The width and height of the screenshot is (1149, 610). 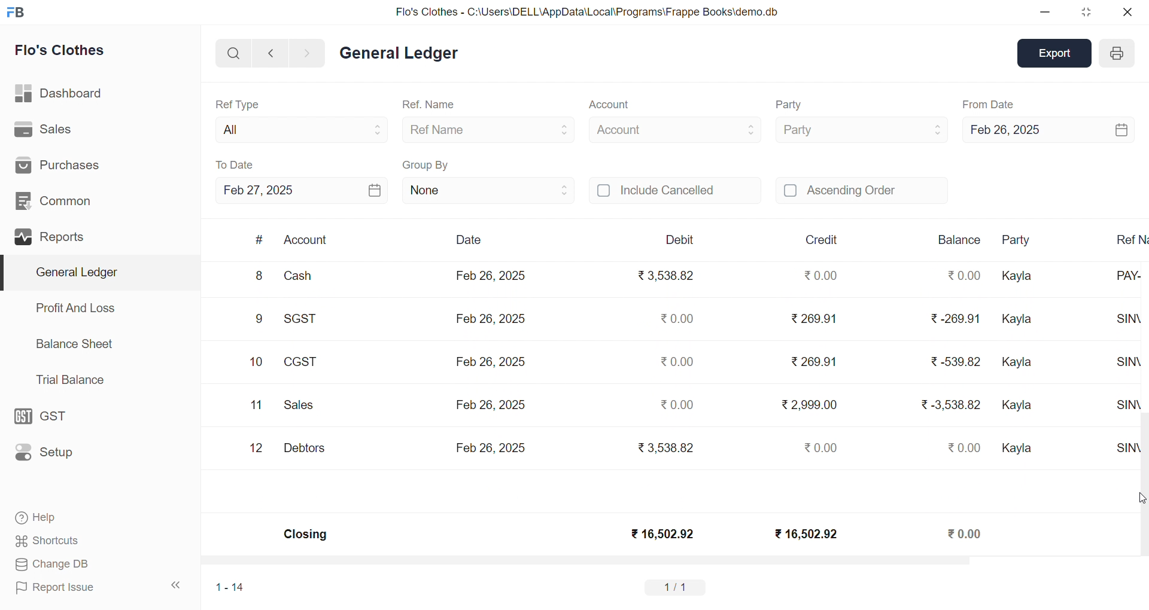 What do you see at coordinates (791, 105) in the screenshot?
I see `Party` at bounding box center [791, 105].